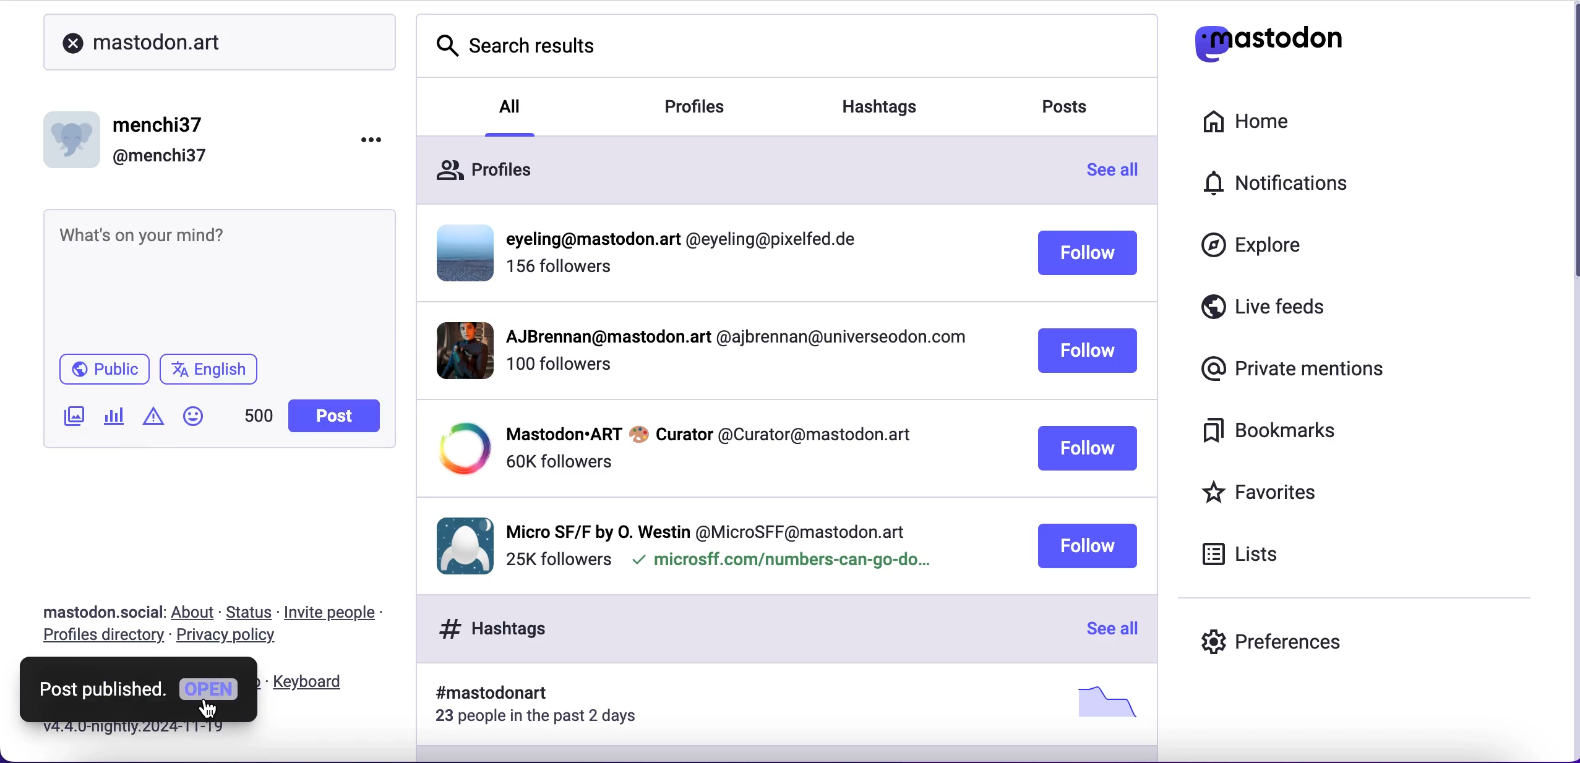  I want to click on hashtag, so click(484, 694).